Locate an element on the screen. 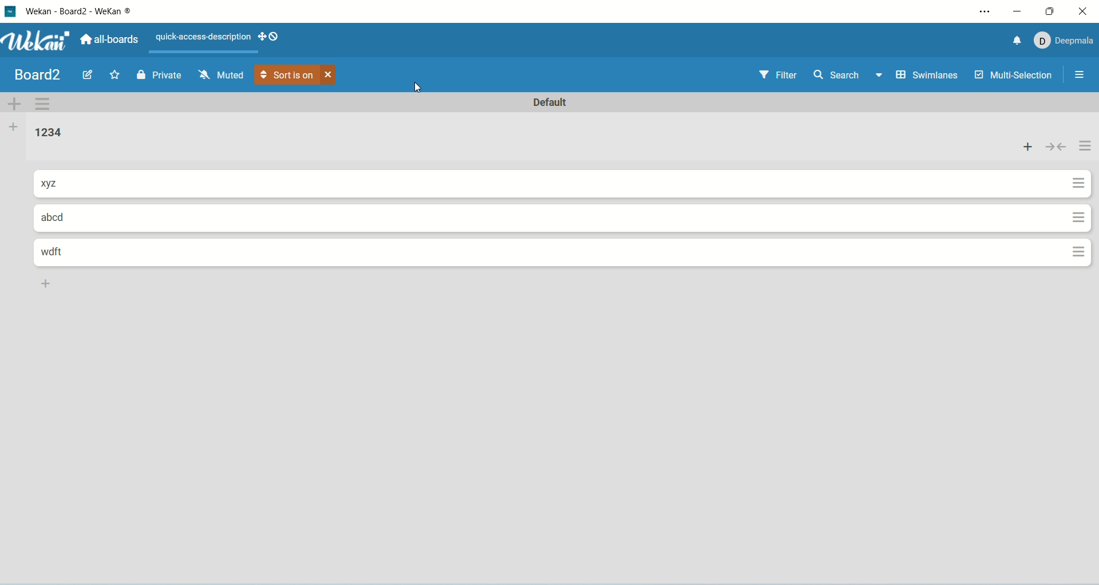 Image resolution: width=1099 pixels, height=585 pixels. title is located at coordinates (39, 75).